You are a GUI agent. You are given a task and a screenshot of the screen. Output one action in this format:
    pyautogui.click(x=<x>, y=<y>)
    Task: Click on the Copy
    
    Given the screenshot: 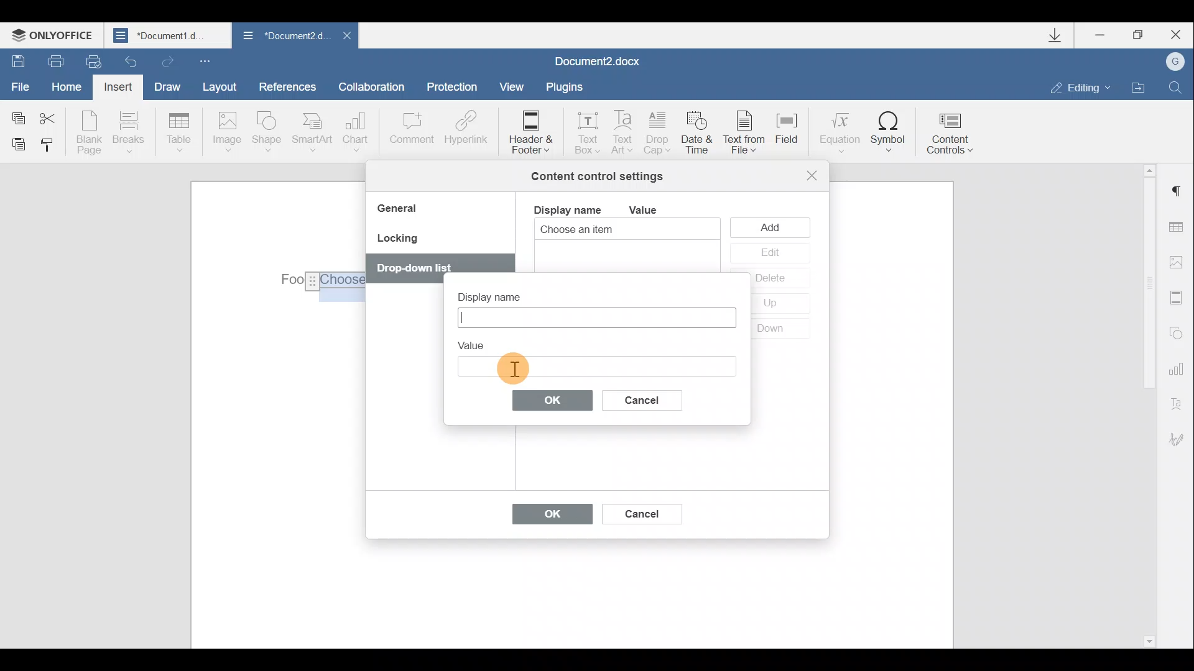 What is the action you would take?
    pyautogui.click(x=17, y=116)
    